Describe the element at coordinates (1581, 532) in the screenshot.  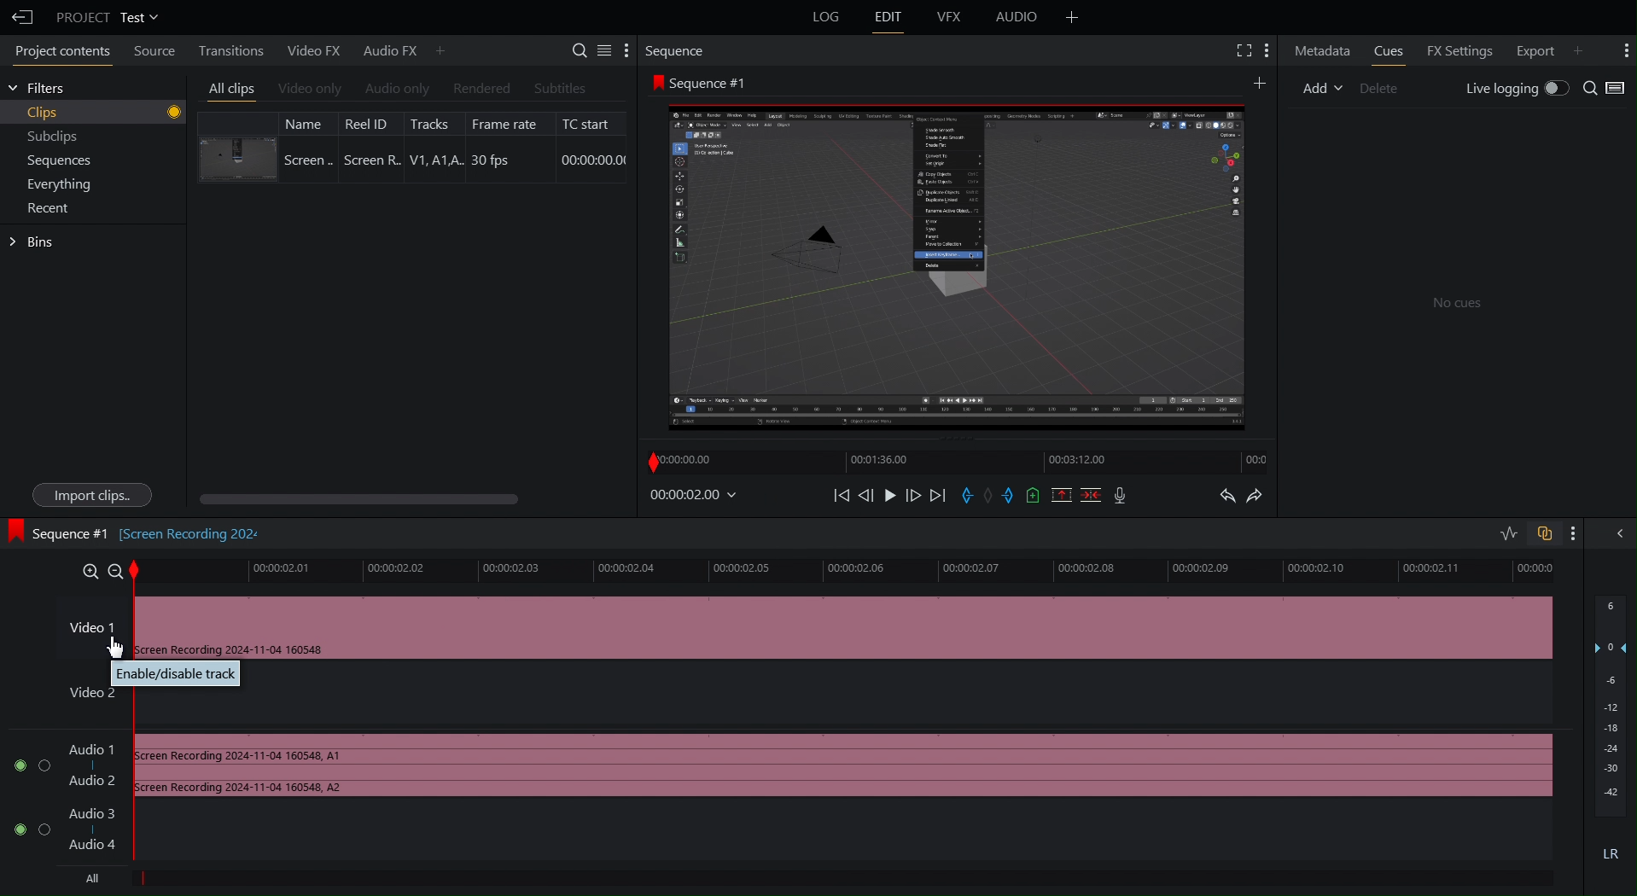
I see `More` at that location.